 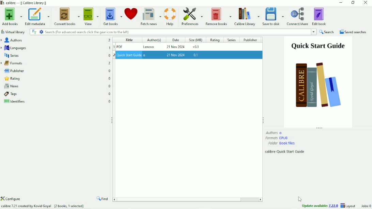 What do you see at coordinates (365, 3) in the screenshot?
I see `Close` at bounding box center [365, 3].